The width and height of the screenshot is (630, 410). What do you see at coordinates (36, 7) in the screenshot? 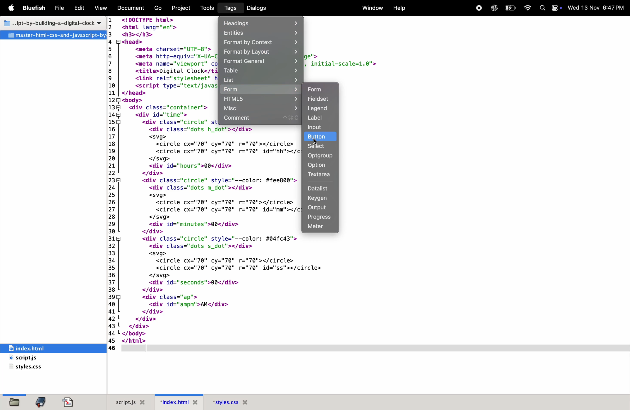
I see `Blue fish` at bounding box center [36, 7].